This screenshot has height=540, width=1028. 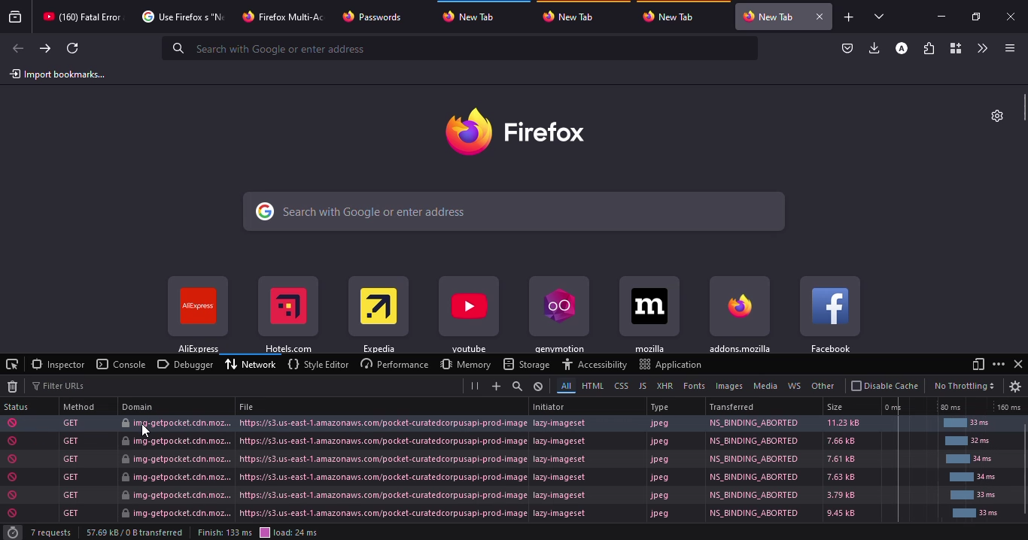 What do you see at coordinates (61, 73) in the screenshot?
I see `import bookmarks` at bounding box center [61, 73].